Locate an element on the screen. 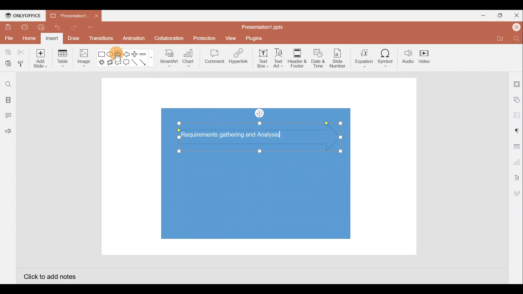 The width and height of the screenshot is (523, 294). Signature settings is located at coordinates (516, 194).